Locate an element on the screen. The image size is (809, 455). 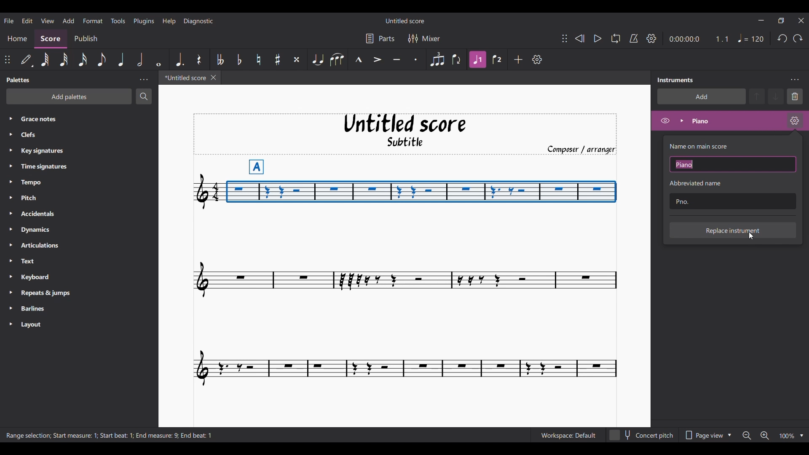
Format menu is located at coordinates (93, 20).